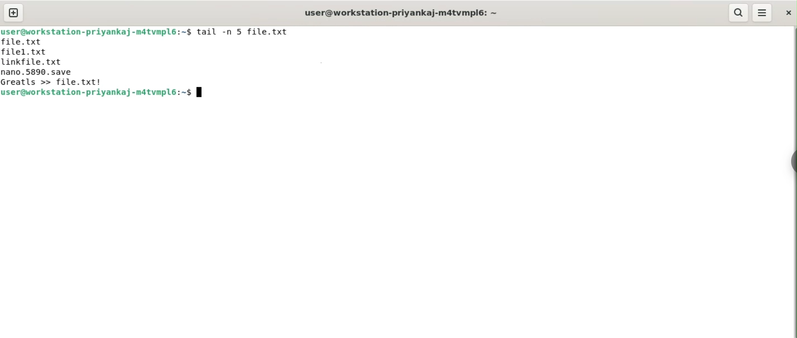 The image size is (797, 338). What do you see at coordinates (201, 93) in the screenshot?
I see `cursor` at bounding box center [201, 93].